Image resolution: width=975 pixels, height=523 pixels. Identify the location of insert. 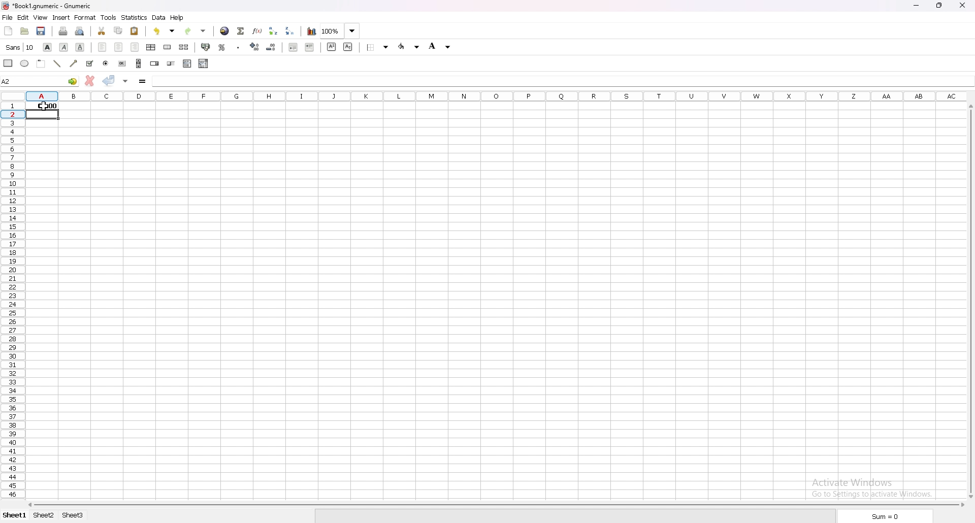
(62, 17).